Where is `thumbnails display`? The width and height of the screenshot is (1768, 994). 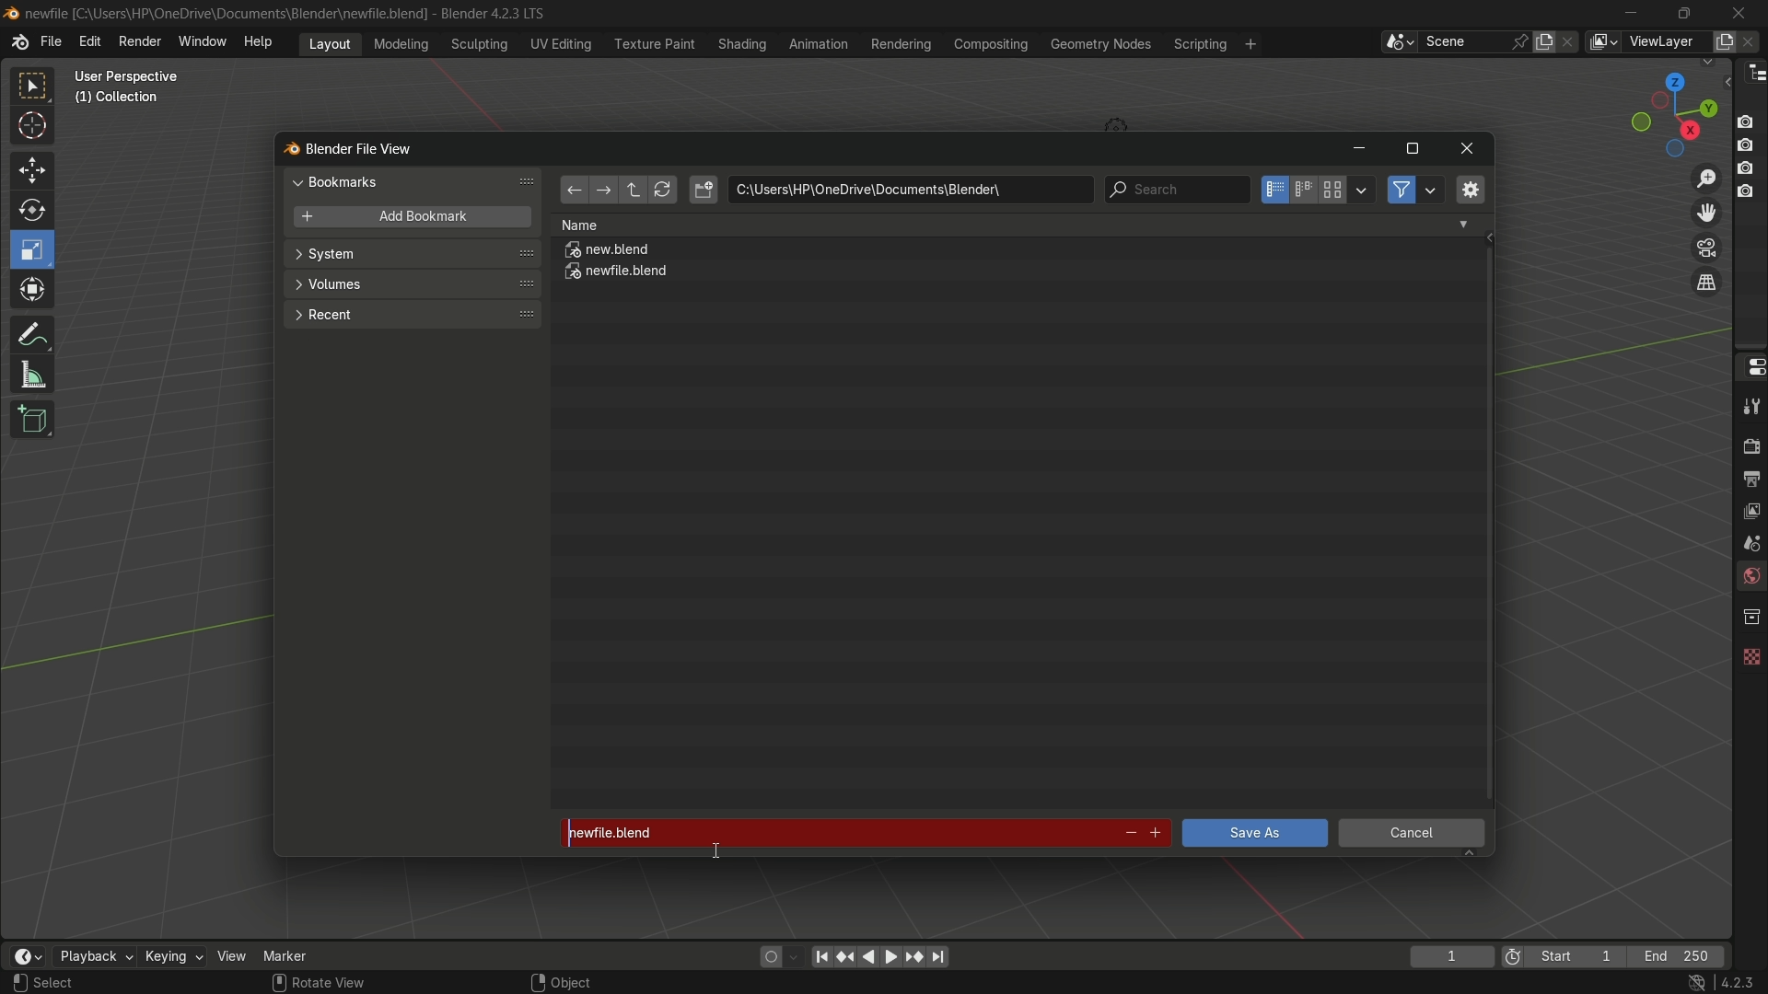 thumbnails display is located at coordinates (1333, 191).